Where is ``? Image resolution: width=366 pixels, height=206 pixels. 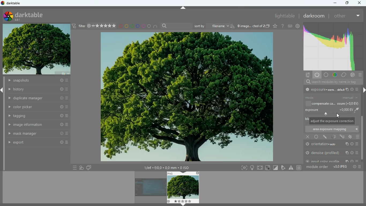  is located at coordinates (275, 168).